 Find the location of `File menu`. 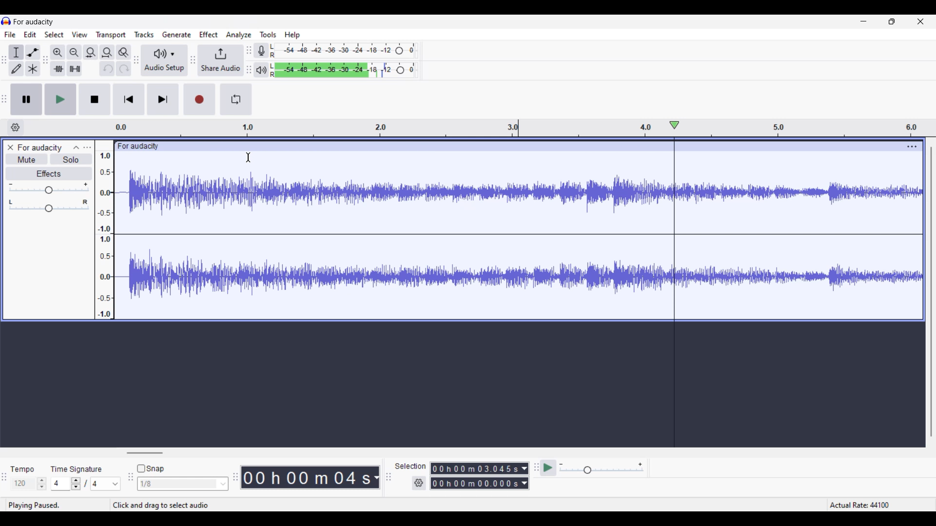

File menu is located at coordinates (10, 35).